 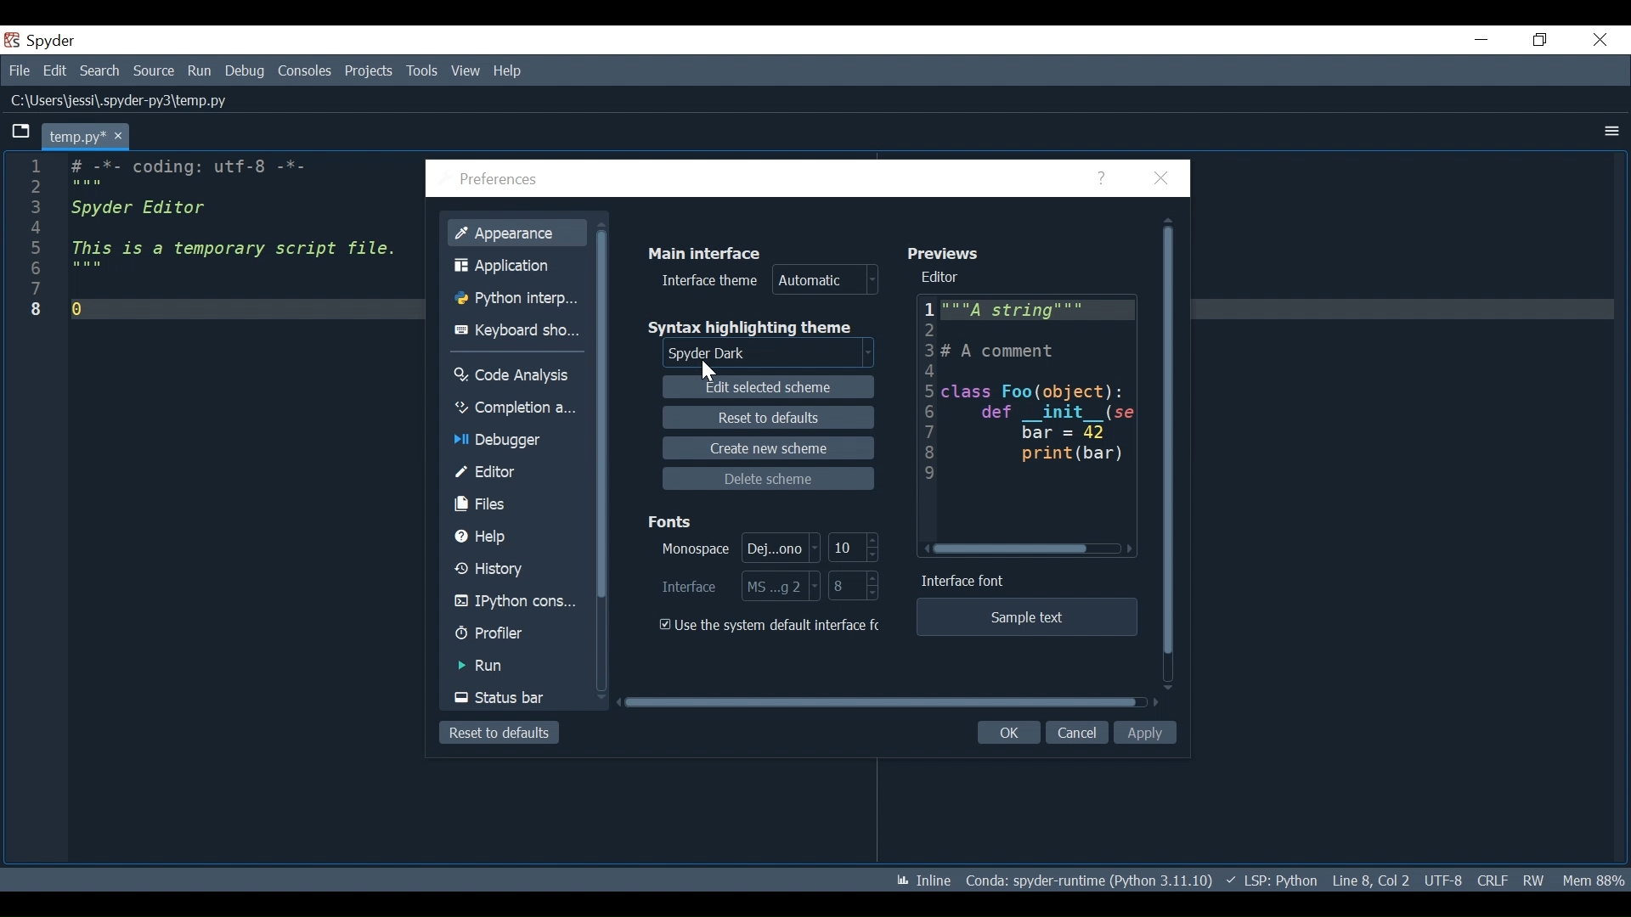 What do you see at coordinates (519, 636) in the screenshot?
I see `Profiler` at bounding box center [519, 636].